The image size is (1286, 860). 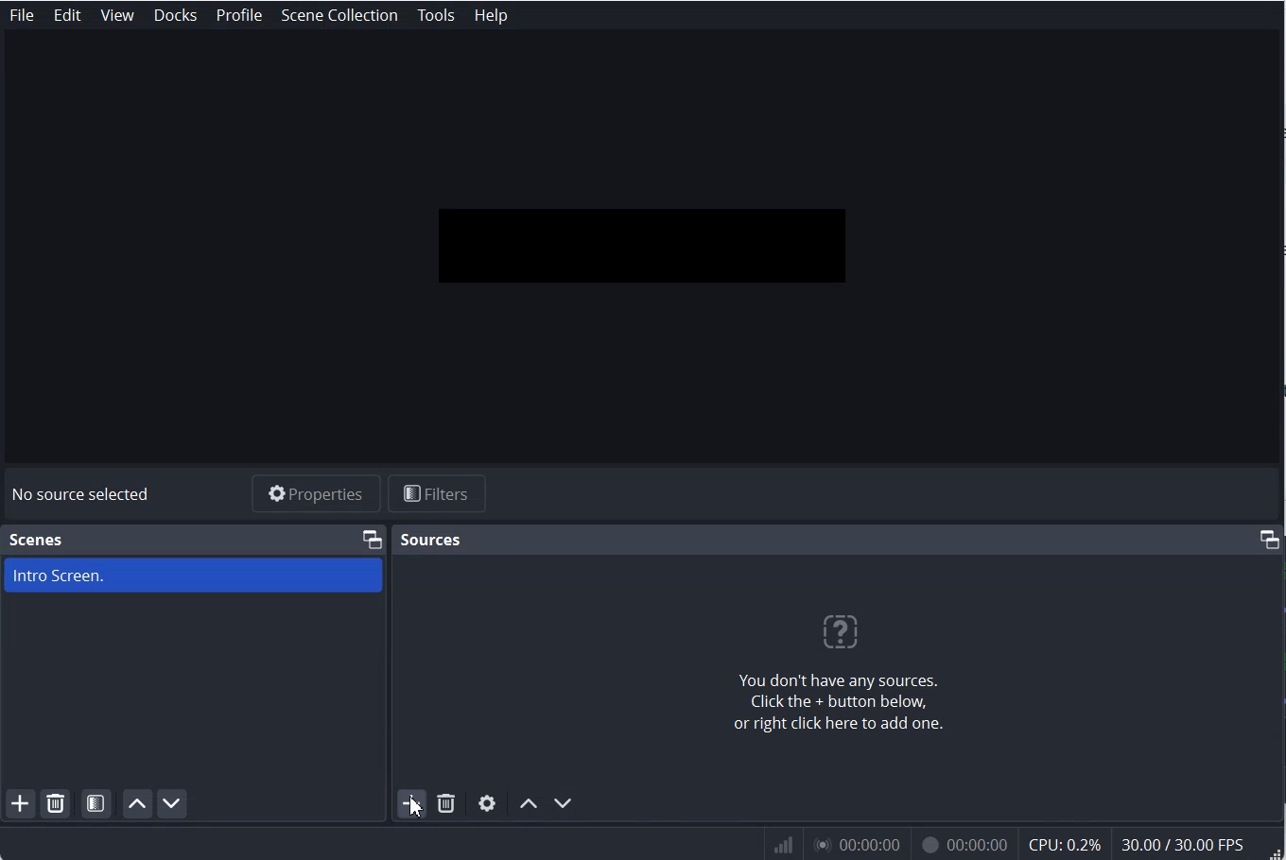 What do you see at coordinates (68, 15) in the screenshot?
I see `Edit` at bounding box center [68, 15].